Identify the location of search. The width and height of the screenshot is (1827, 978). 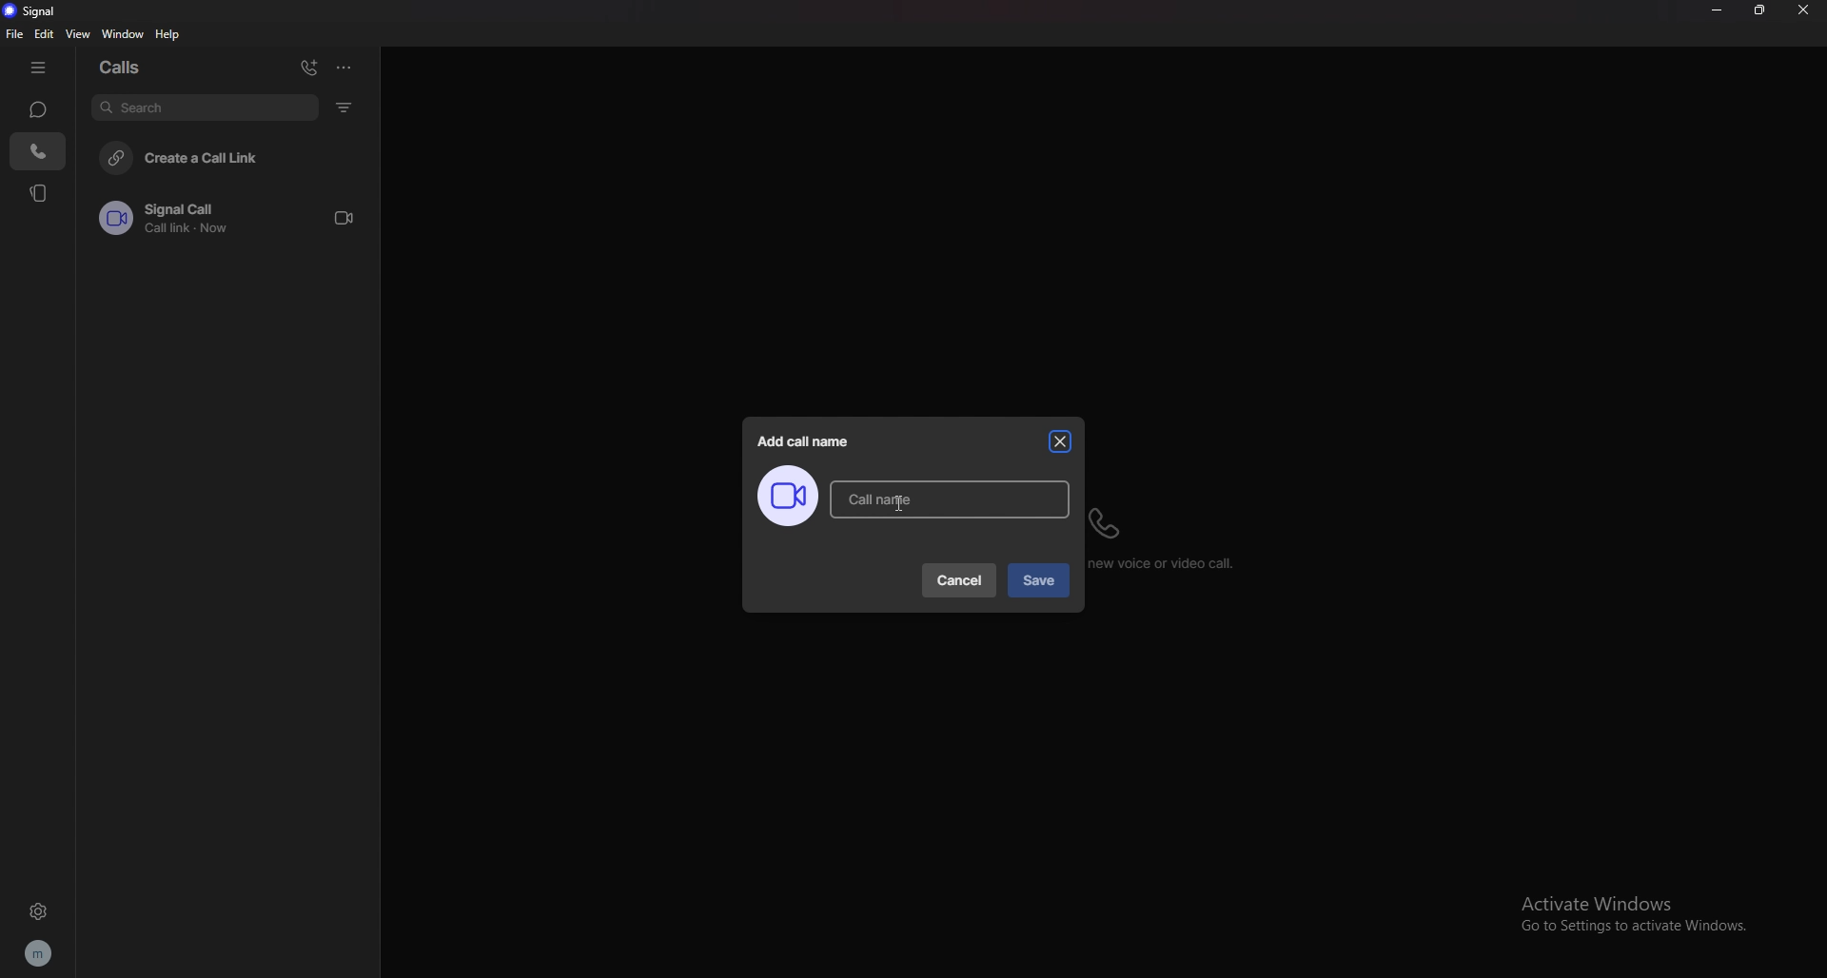
(205, 107).